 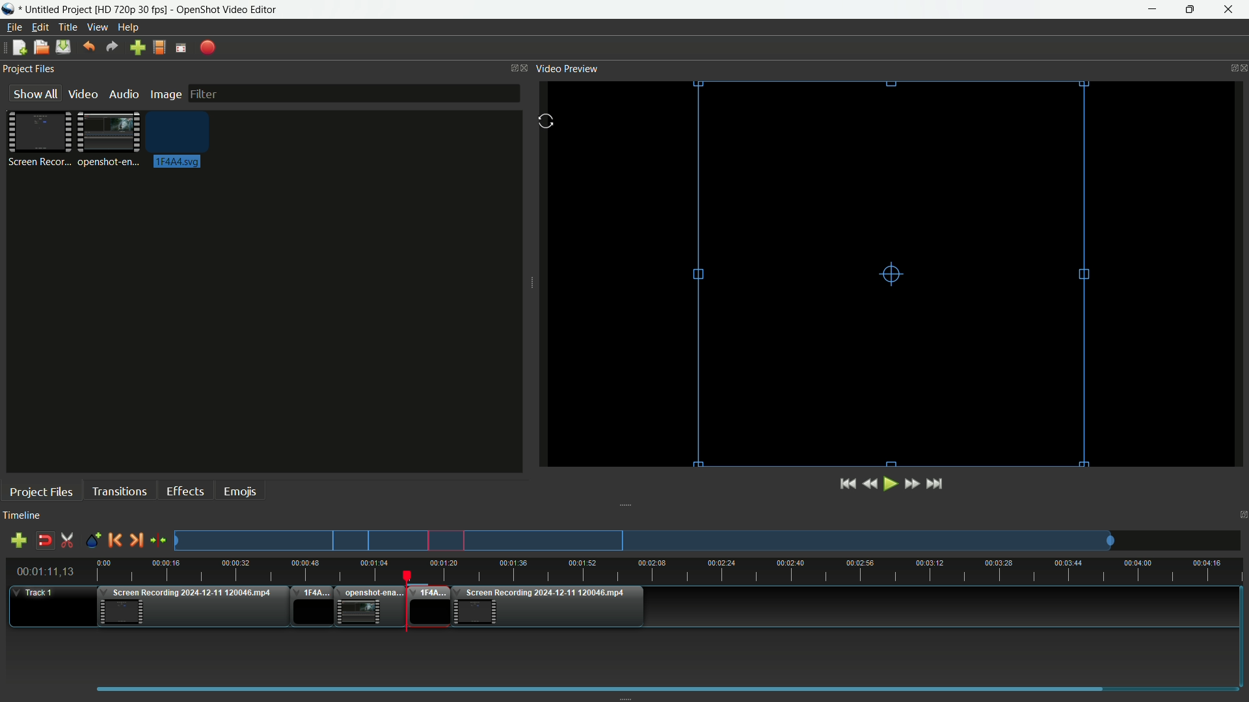 What do you see at coordinates (42, 138) in the screenshot?
I see `Project file one` at bounding box center [42, 138].